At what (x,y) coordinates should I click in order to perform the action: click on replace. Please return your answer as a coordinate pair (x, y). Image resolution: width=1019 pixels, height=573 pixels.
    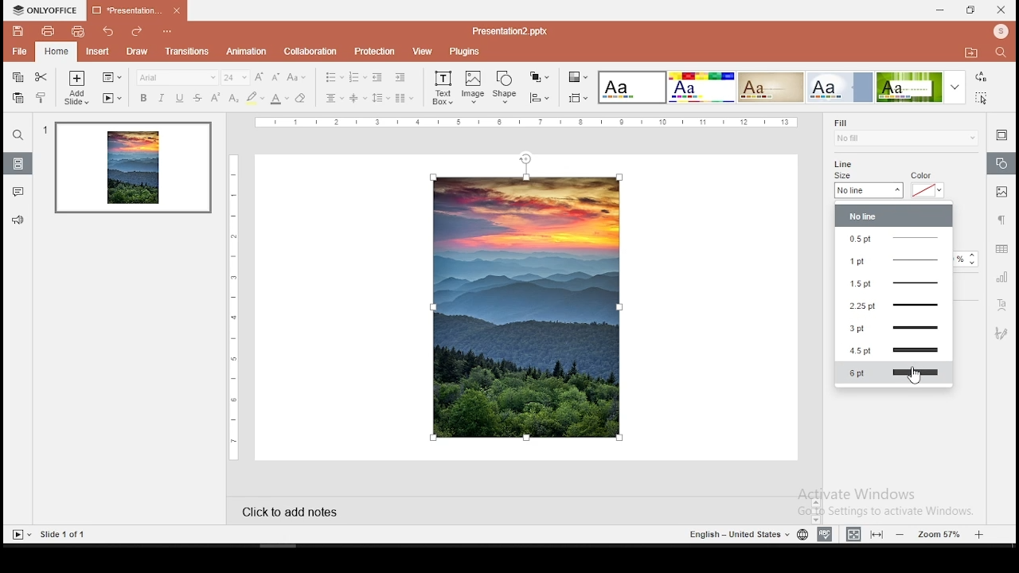
    Looking at the image, I should click on (981, 77).